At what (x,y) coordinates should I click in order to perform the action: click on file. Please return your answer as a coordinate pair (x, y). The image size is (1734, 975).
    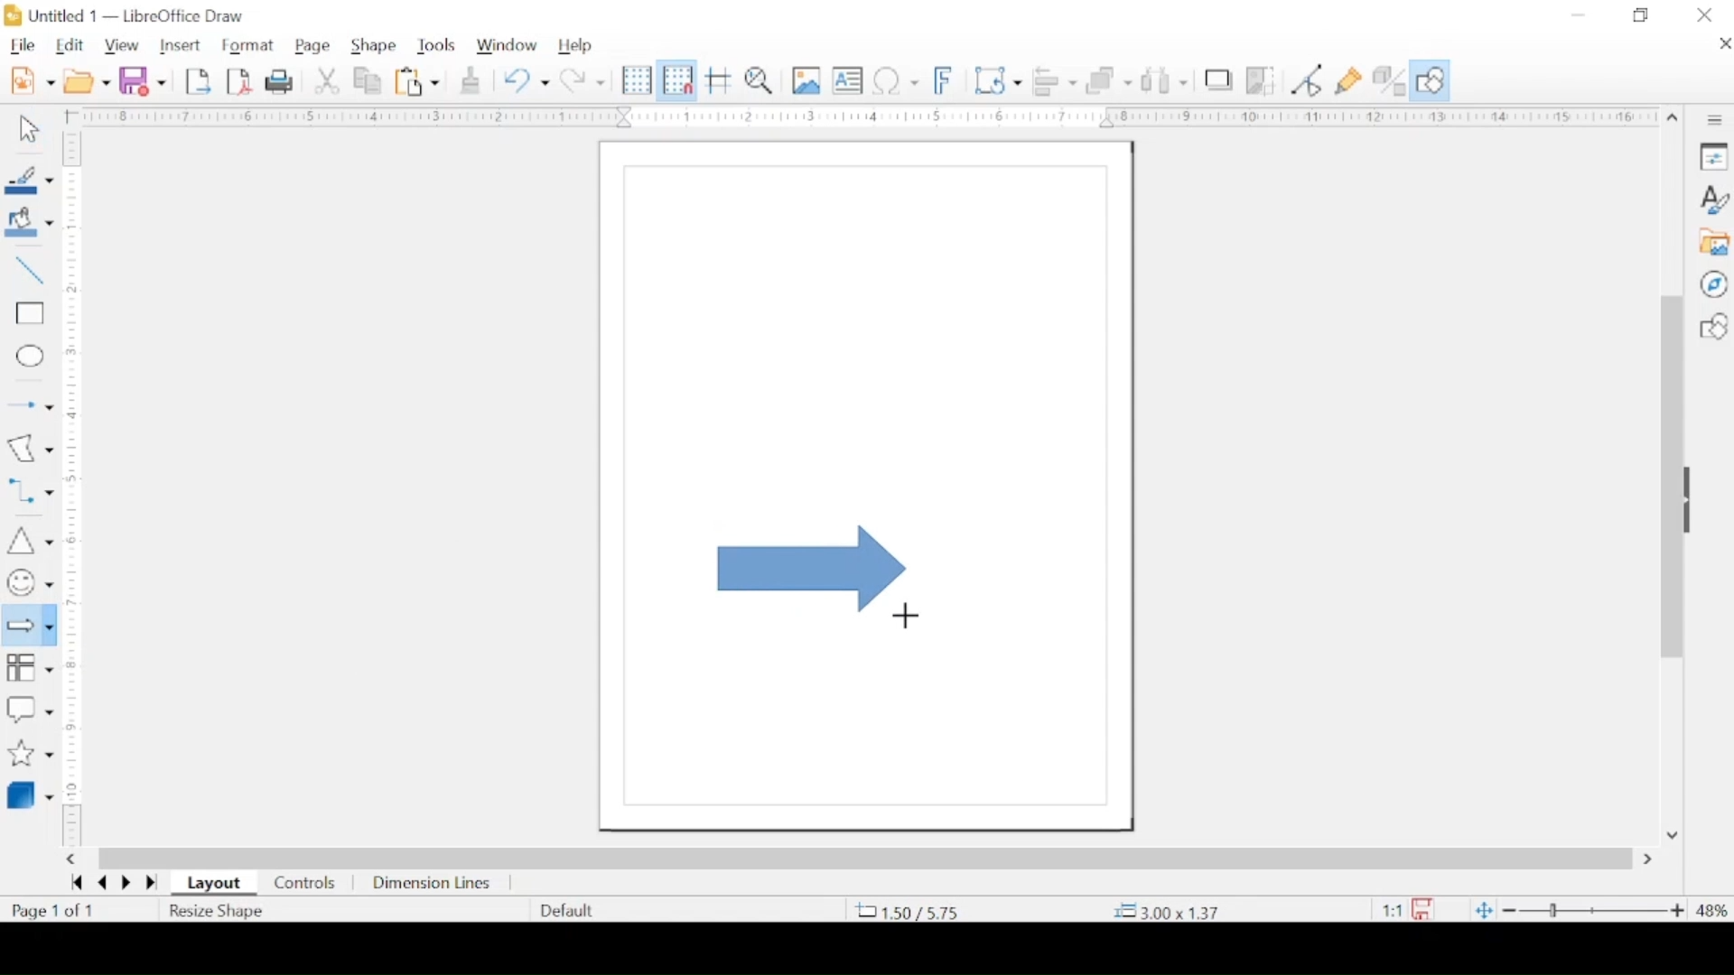
    Looking at the image, I should click on (23, 47).